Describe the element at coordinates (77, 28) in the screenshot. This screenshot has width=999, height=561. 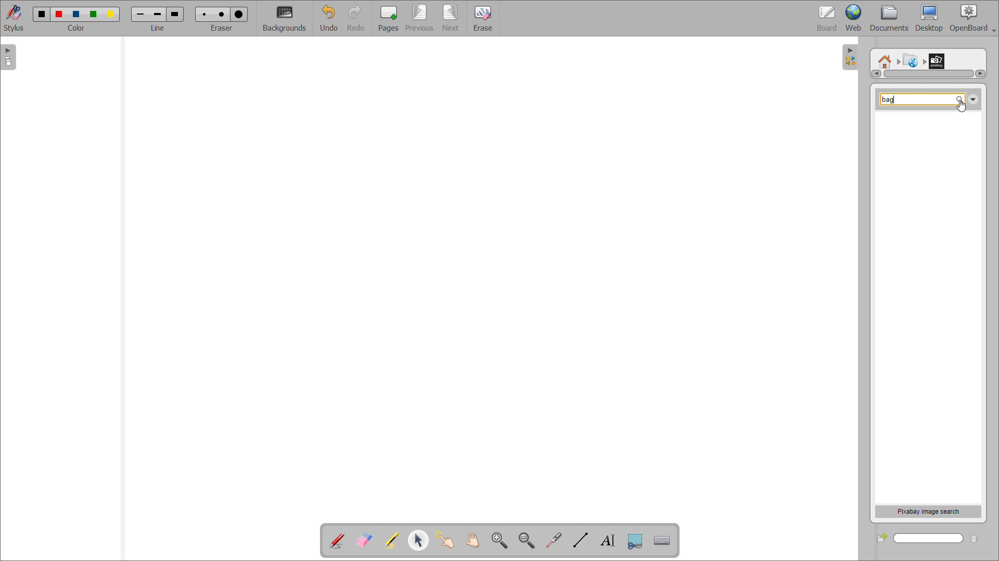
I see `color` at that location.